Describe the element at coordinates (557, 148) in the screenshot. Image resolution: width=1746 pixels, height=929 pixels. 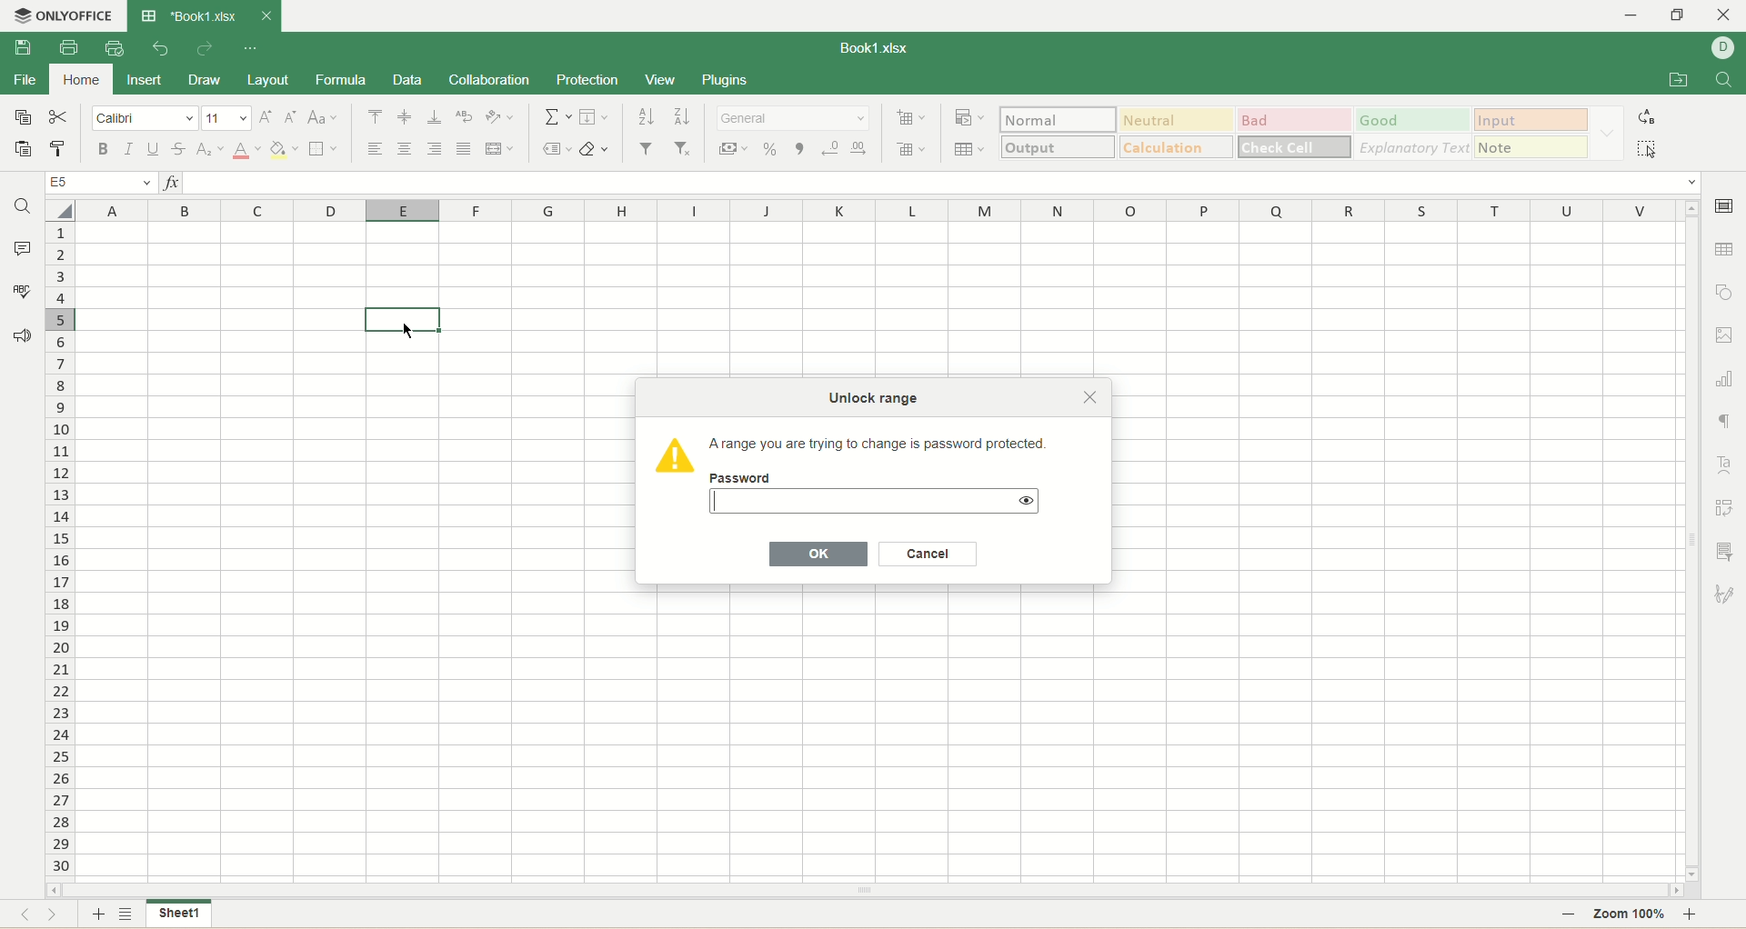
I see `named ranges` at that location.